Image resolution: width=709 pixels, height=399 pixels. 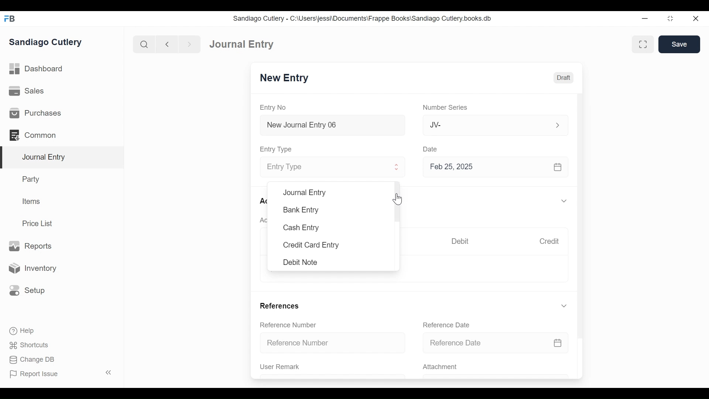 What do you see at coordinates (564, 78) in the screenshot?
I see `Draft` at bounding box center [564, 78].